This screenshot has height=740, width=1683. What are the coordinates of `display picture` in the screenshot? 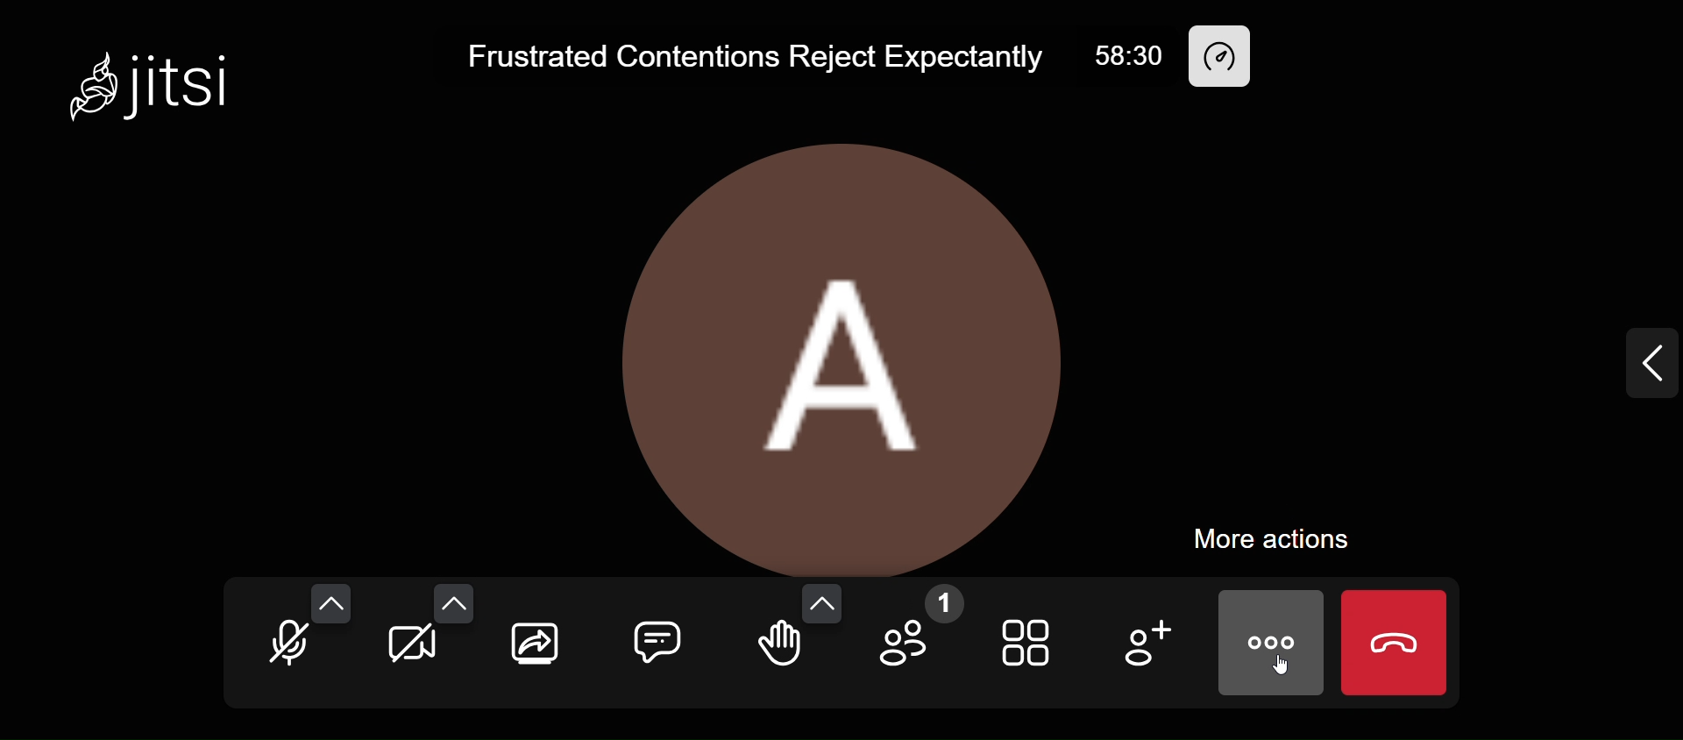 It's located at (863, 353).